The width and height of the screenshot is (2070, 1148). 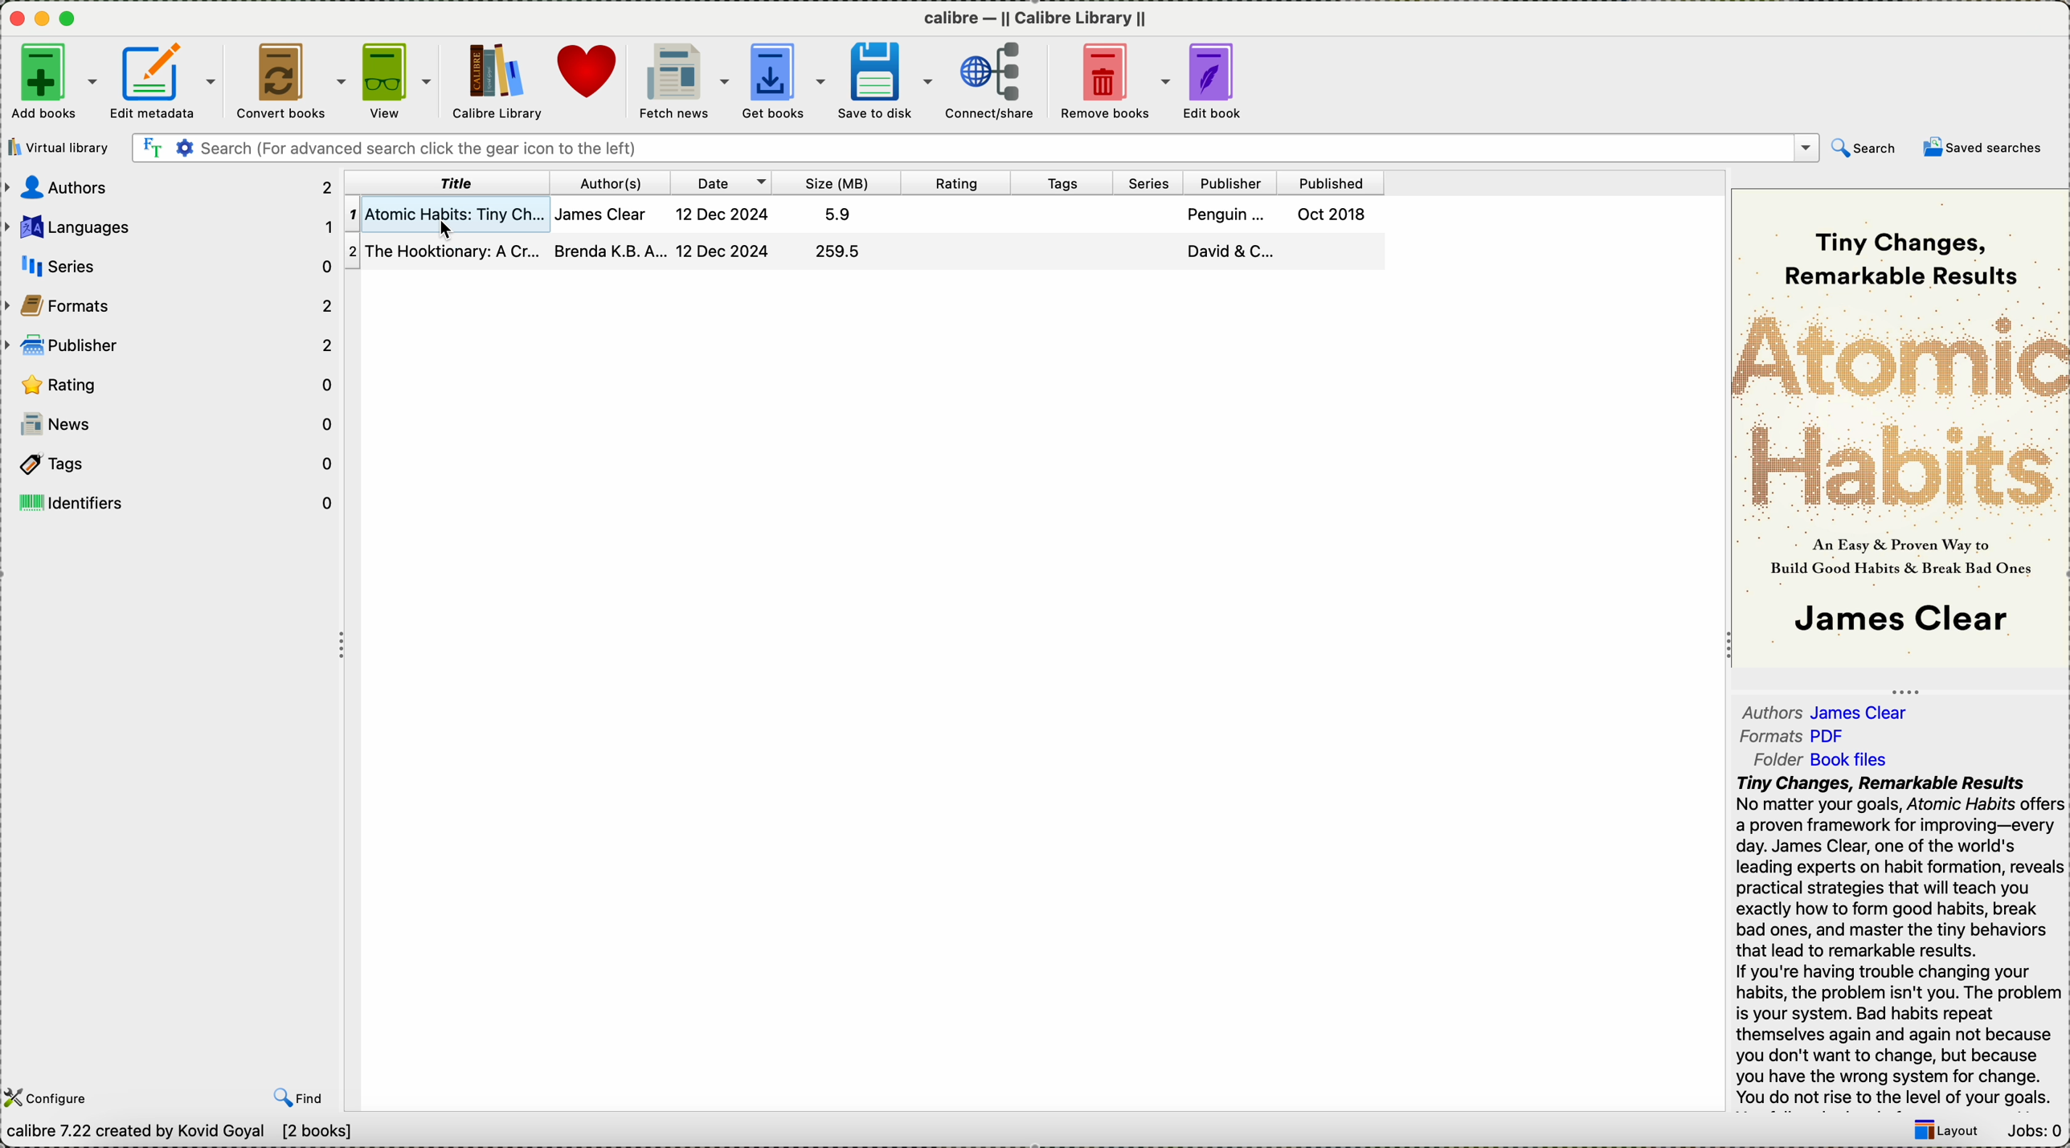 What do you see at coordinates (1896, 938) in the screenshot?
I see `Tiny Changes, Remarkable ResultsNo matter your goals, Atomic Habits offersa proven framework for improving—everyday. James Clear, one of the world'sleading experts on habit formation, revealspractical strategies that will teach youexactly how to form good habits, breakbad ones, and master the tiny behaviorsthat lead to remarkable results.If you're having trouble changing yourhabits, the problem isn't you. The problemis your system. Bad habits repeatthemselves again and again not becauseyou don't want to change, but becauseyou have the wrong system for change.You do not rise to the level of your goals.` at bounding box center [1896, 938].